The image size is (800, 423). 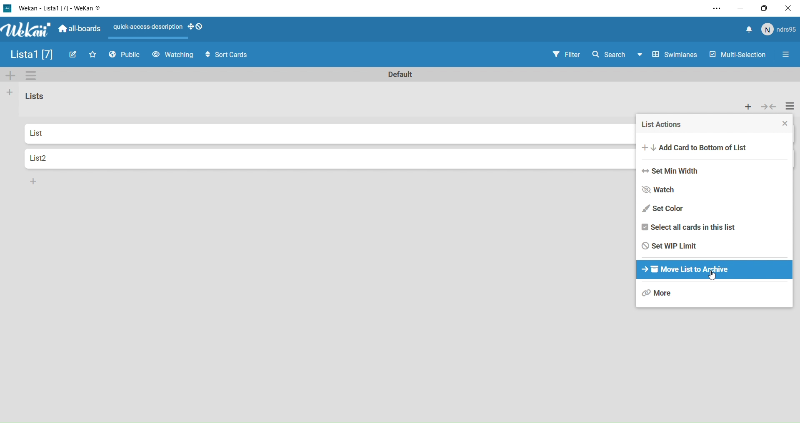 I want to click on Close, so click(x=790, y=8).